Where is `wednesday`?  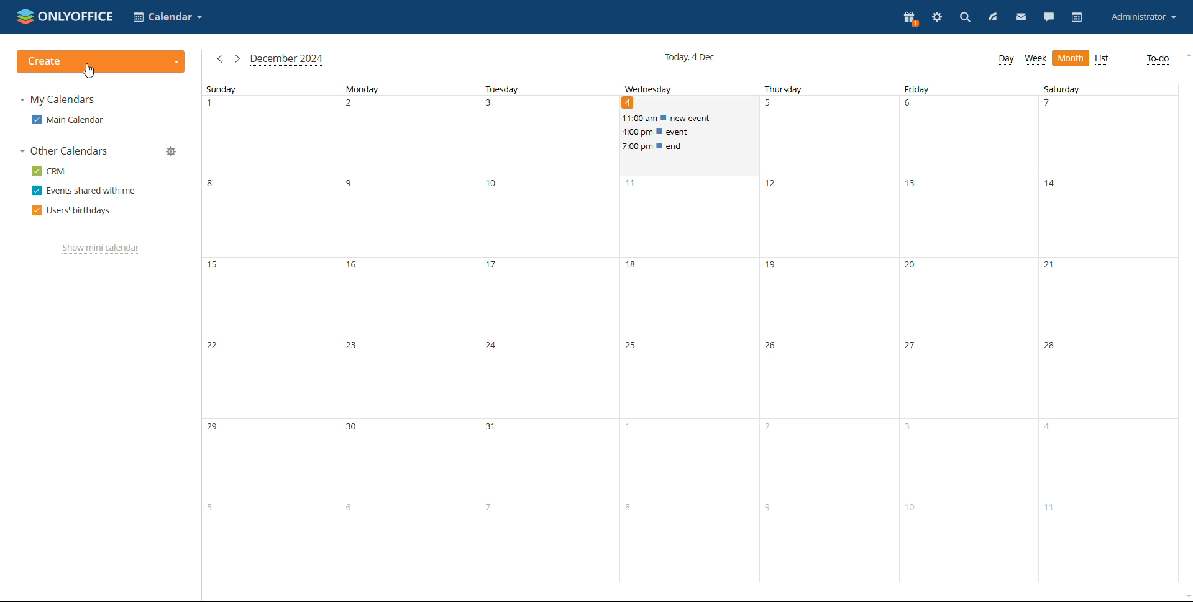
wednesday is located at coordinates (650, 88).